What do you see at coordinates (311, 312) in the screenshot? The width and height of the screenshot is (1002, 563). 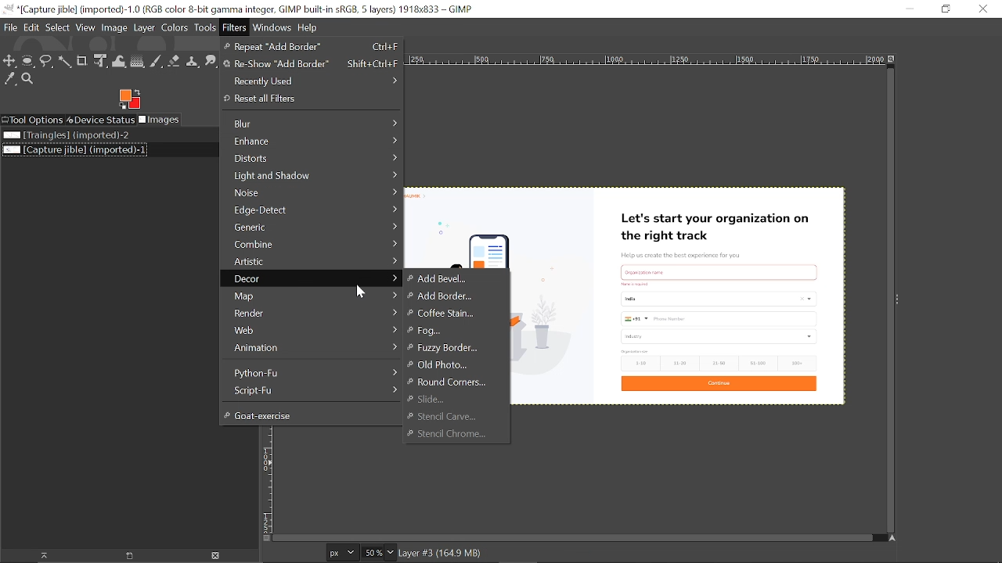 I see `Render` at bounding box center [311, 312].